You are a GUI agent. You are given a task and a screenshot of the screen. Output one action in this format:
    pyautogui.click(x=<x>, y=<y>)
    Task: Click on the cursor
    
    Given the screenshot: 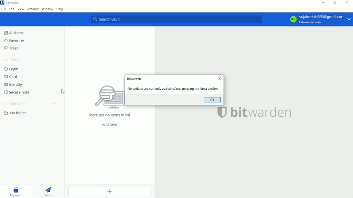 What is the action you would take?
    pyautogui.click(x=63, y=91)
    